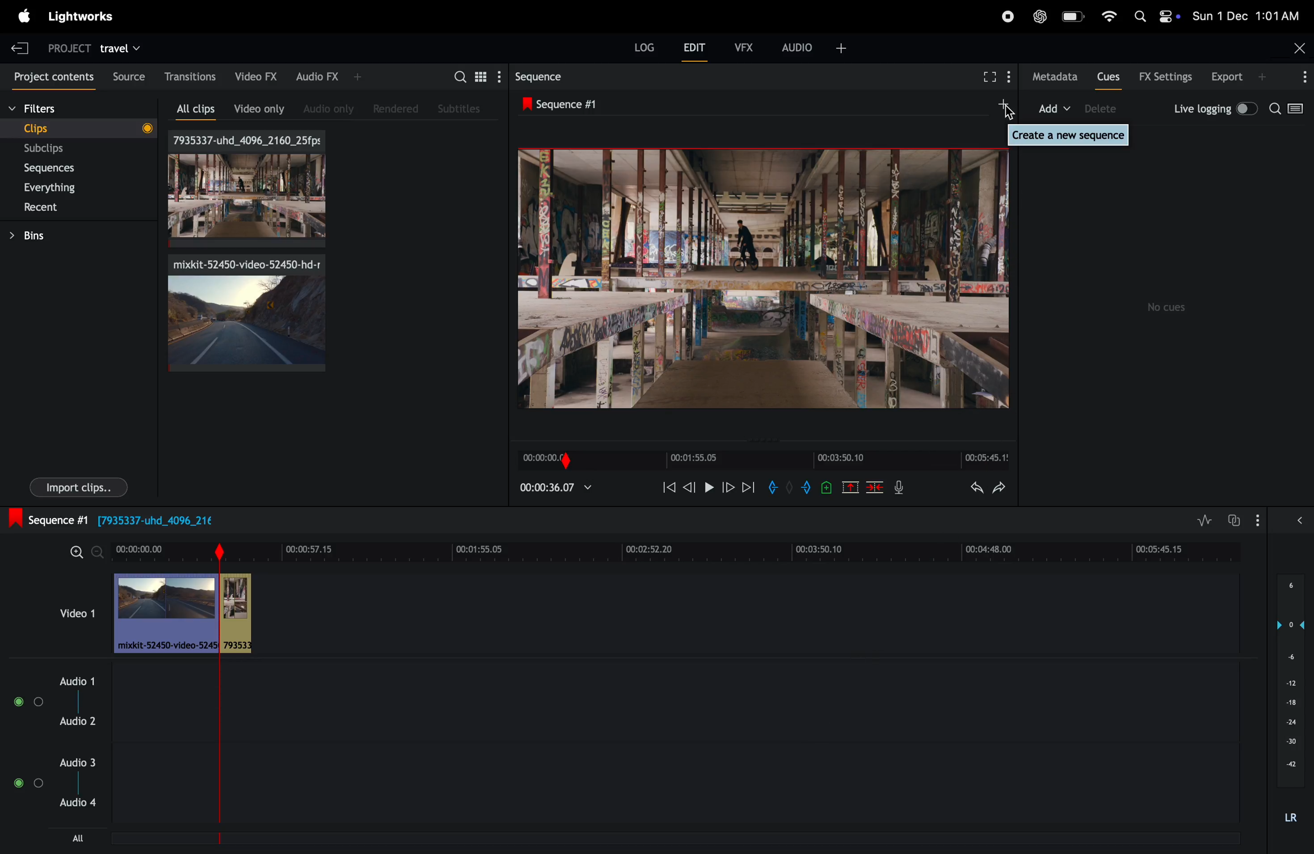  I want to click on Audio, so click(25, 702).